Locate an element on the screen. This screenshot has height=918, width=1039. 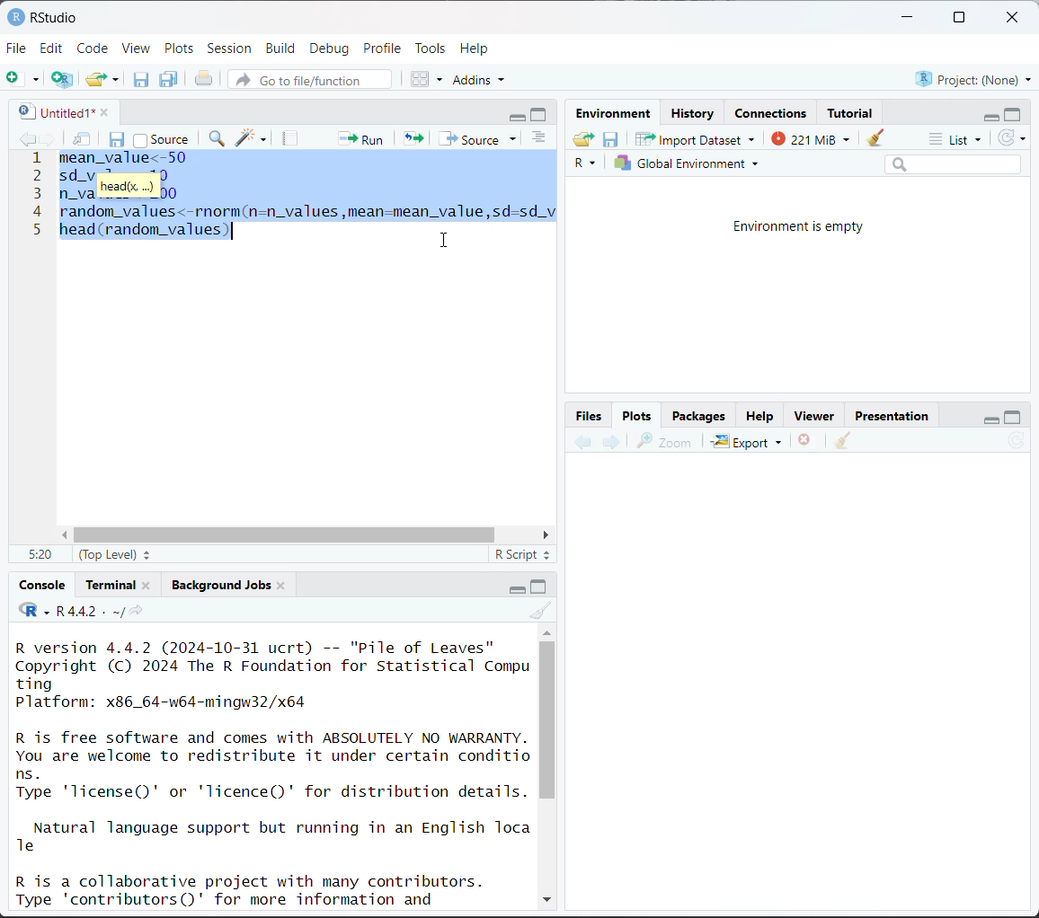
 221 MiB is located at coordinates (808, 137).